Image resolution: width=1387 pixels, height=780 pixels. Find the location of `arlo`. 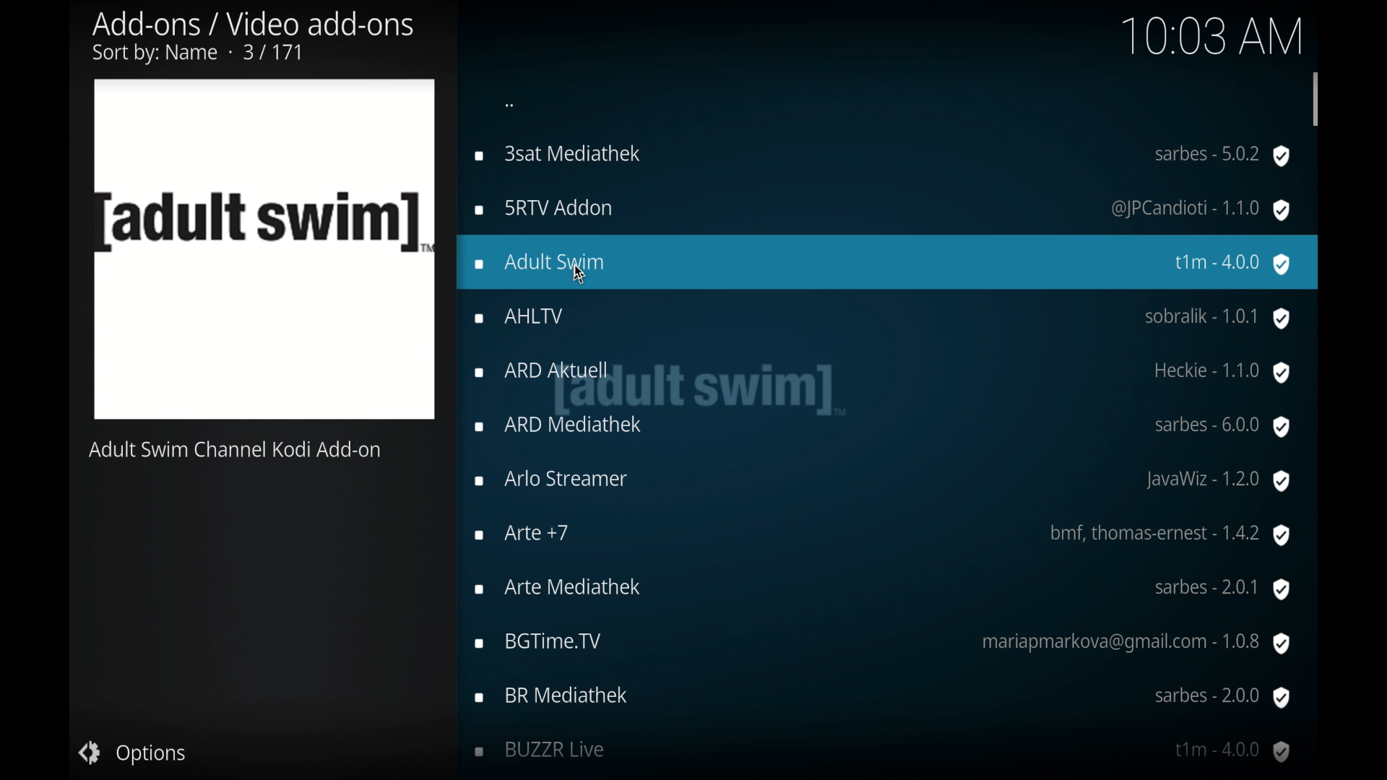

arlo is located at coordinates (881, 480).